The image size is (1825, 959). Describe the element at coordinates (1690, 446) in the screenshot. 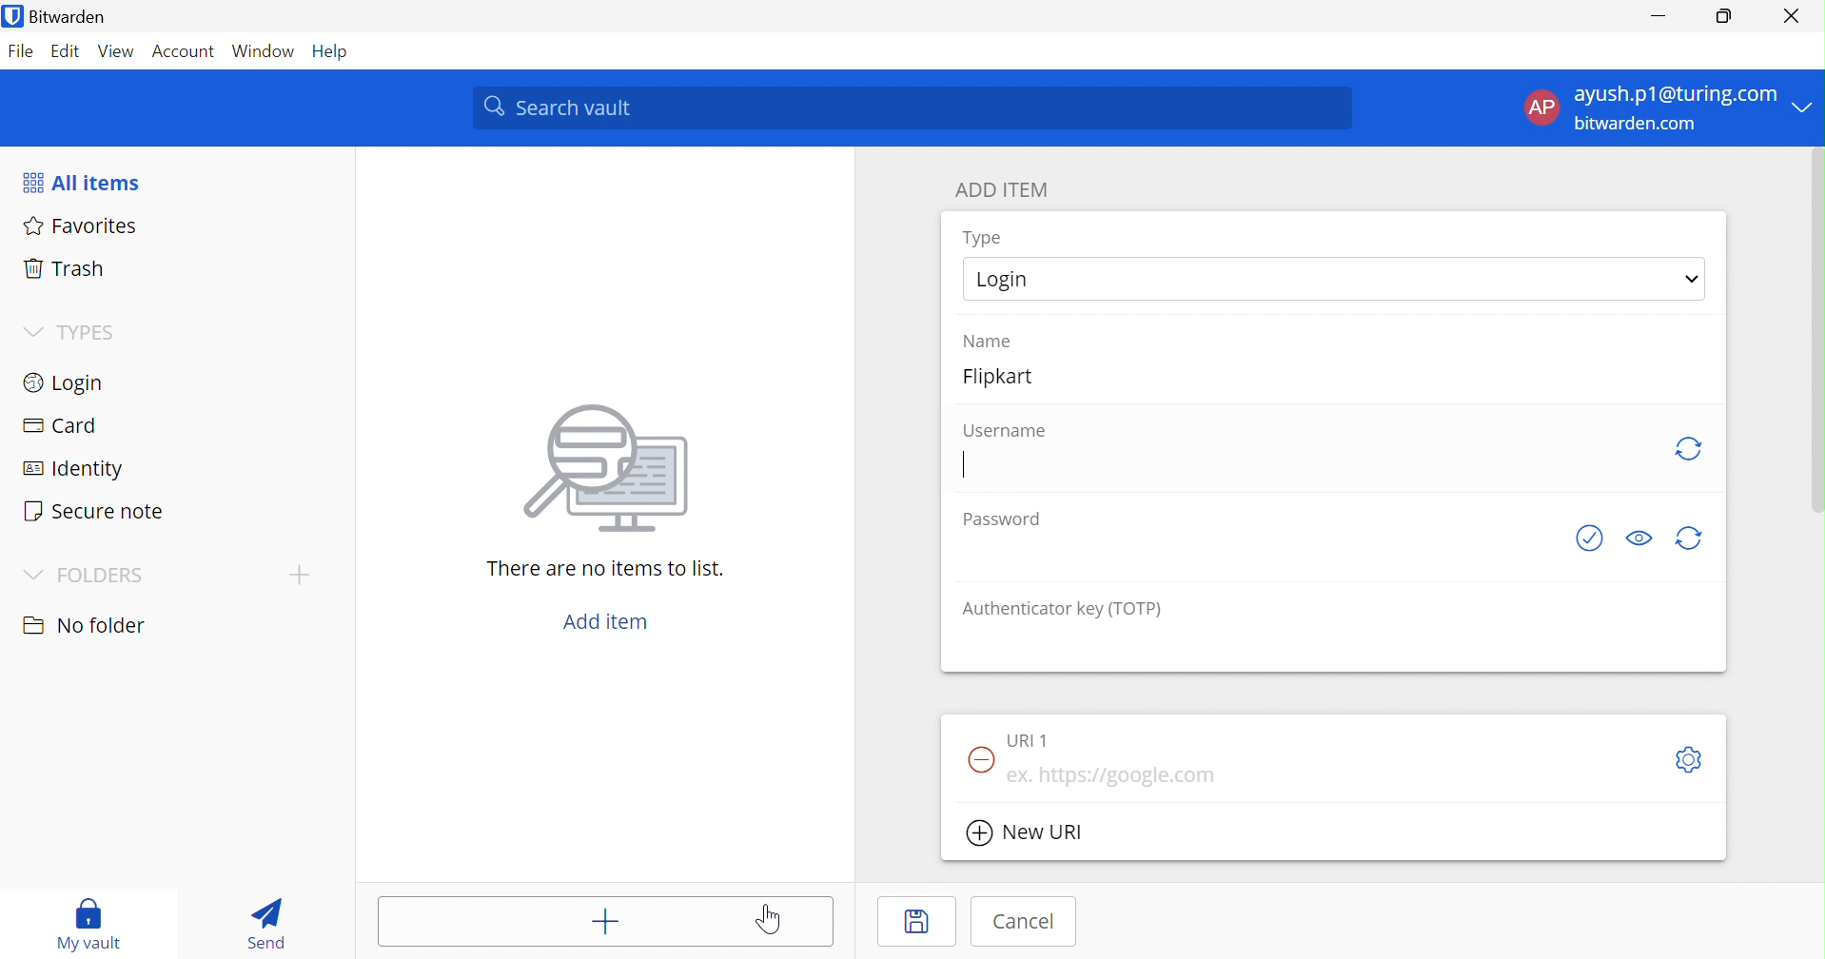

I see `generate username` at that location.